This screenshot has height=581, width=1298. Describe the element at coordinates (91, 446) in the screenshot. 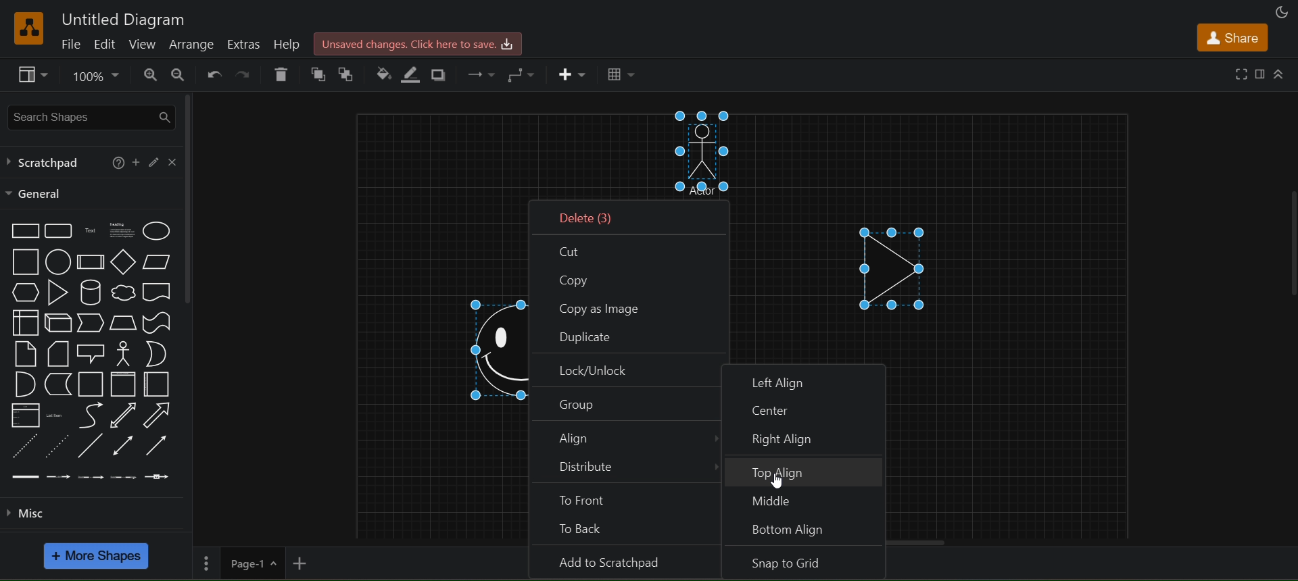

I see `line` at that location.